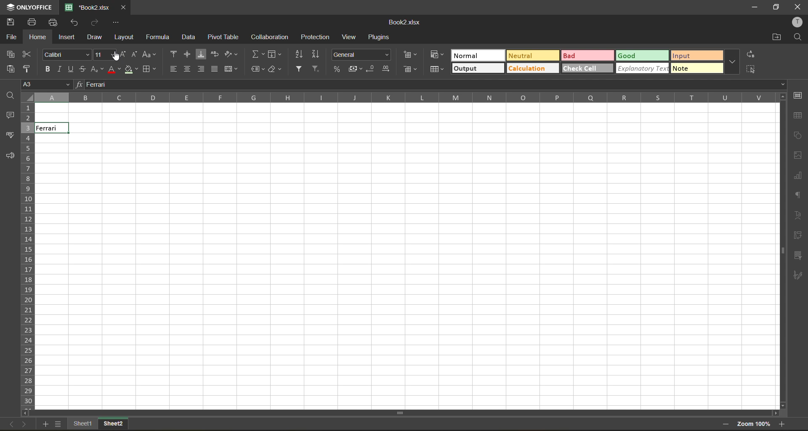 Image resolution: width=808 pixels, height=431 pixels. I want to click on sort ascending, so click(300, 56).